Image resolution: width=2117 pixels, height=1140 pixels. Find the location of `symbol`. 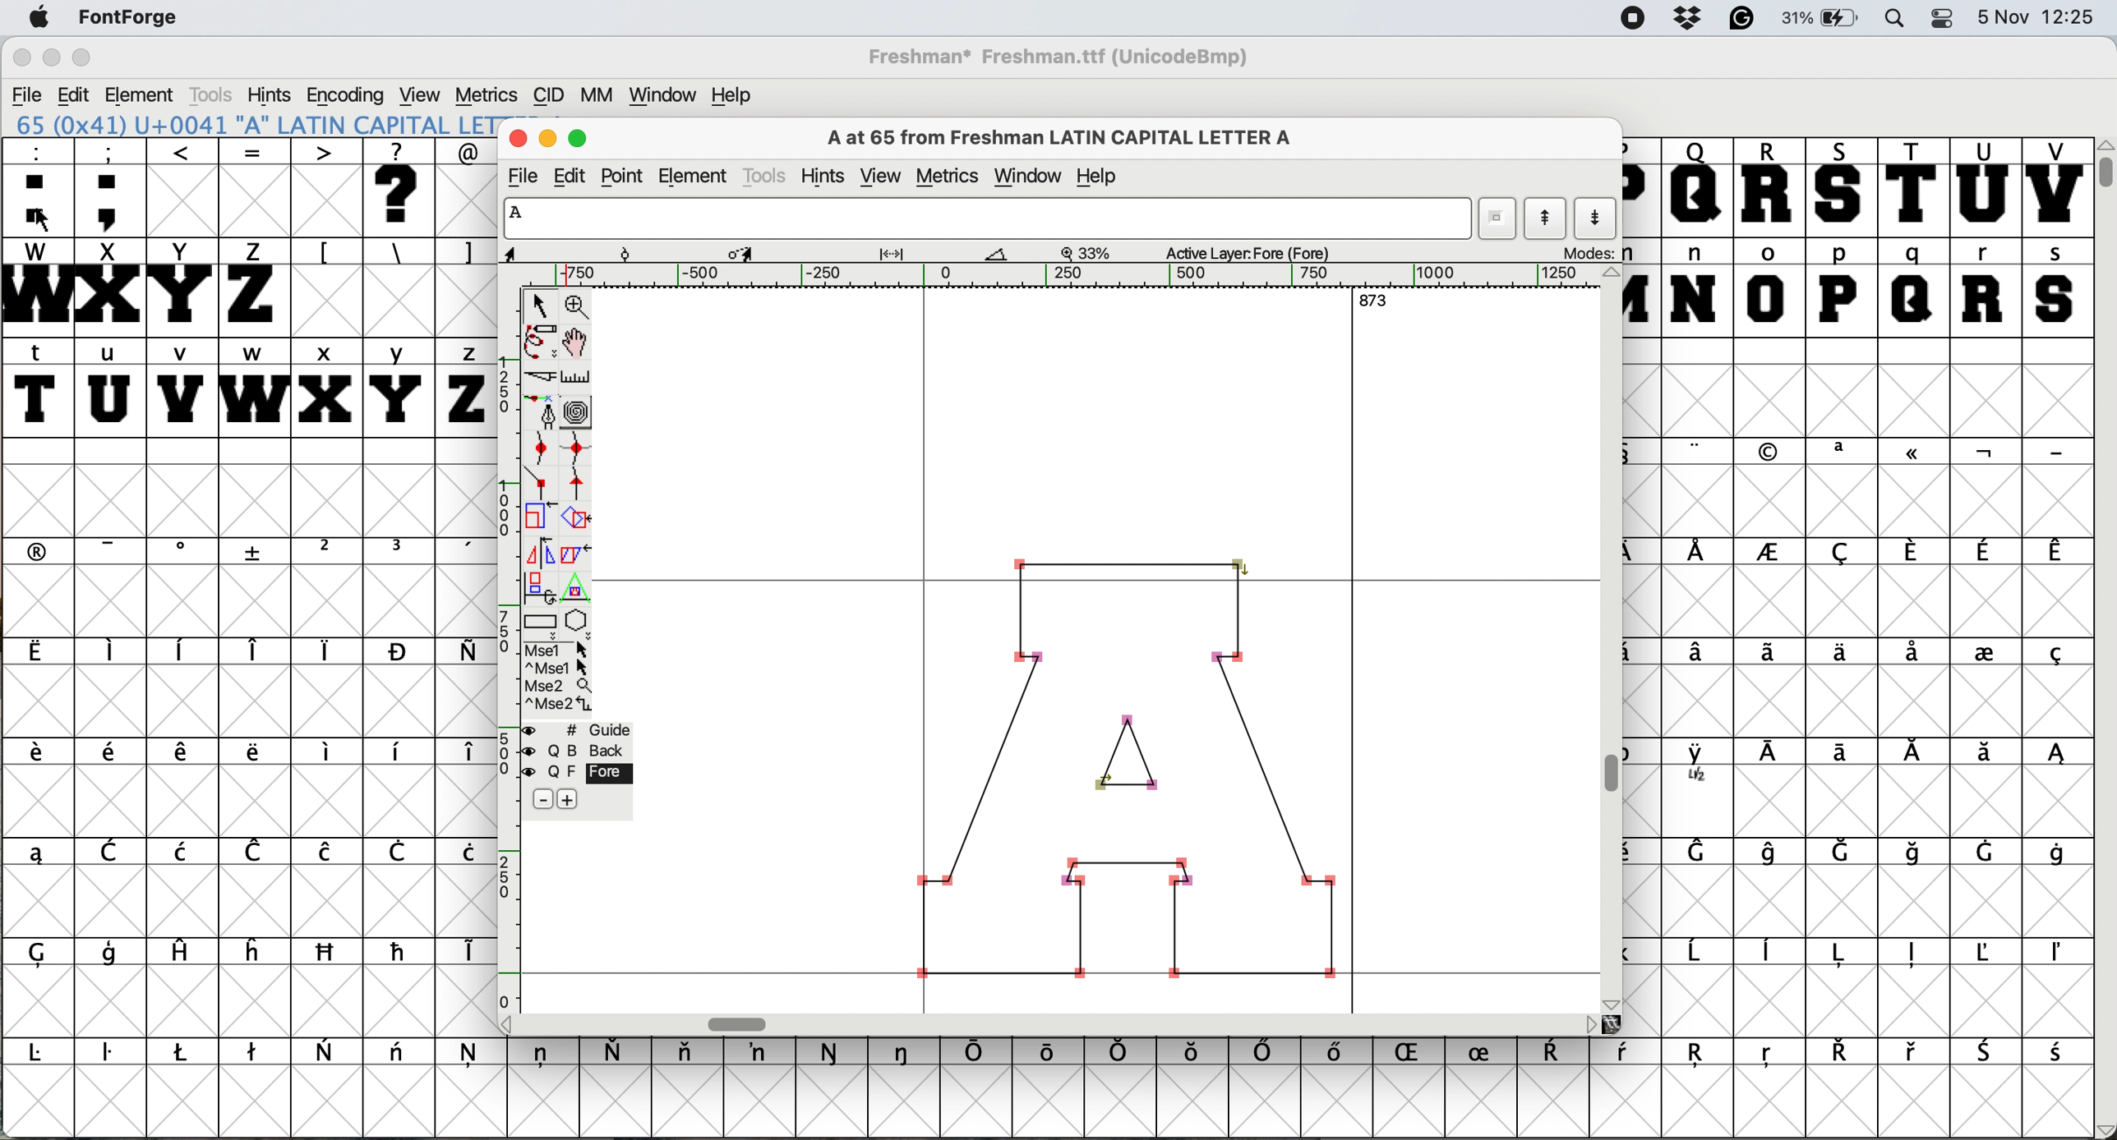

symbol is located at coordinates (1914, 456).